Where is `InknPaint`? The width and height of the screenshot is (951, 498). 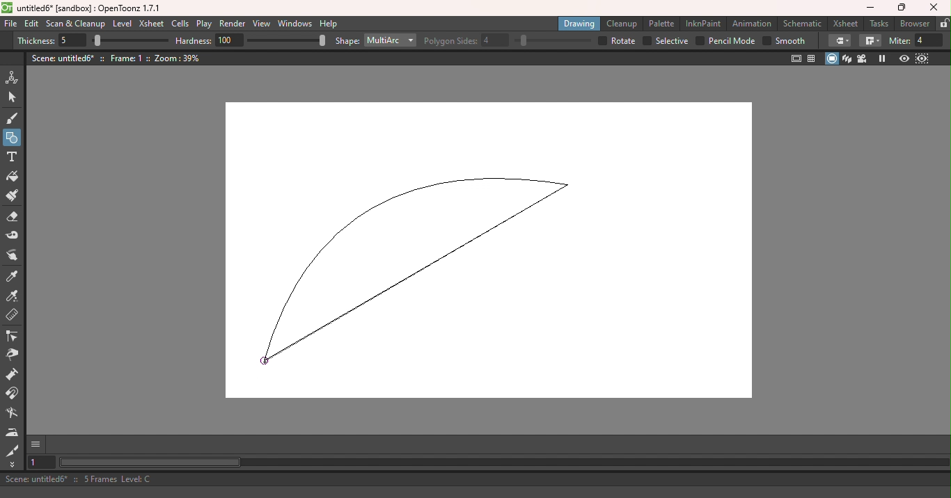
InknPaint is located at coordinates (703, 24).